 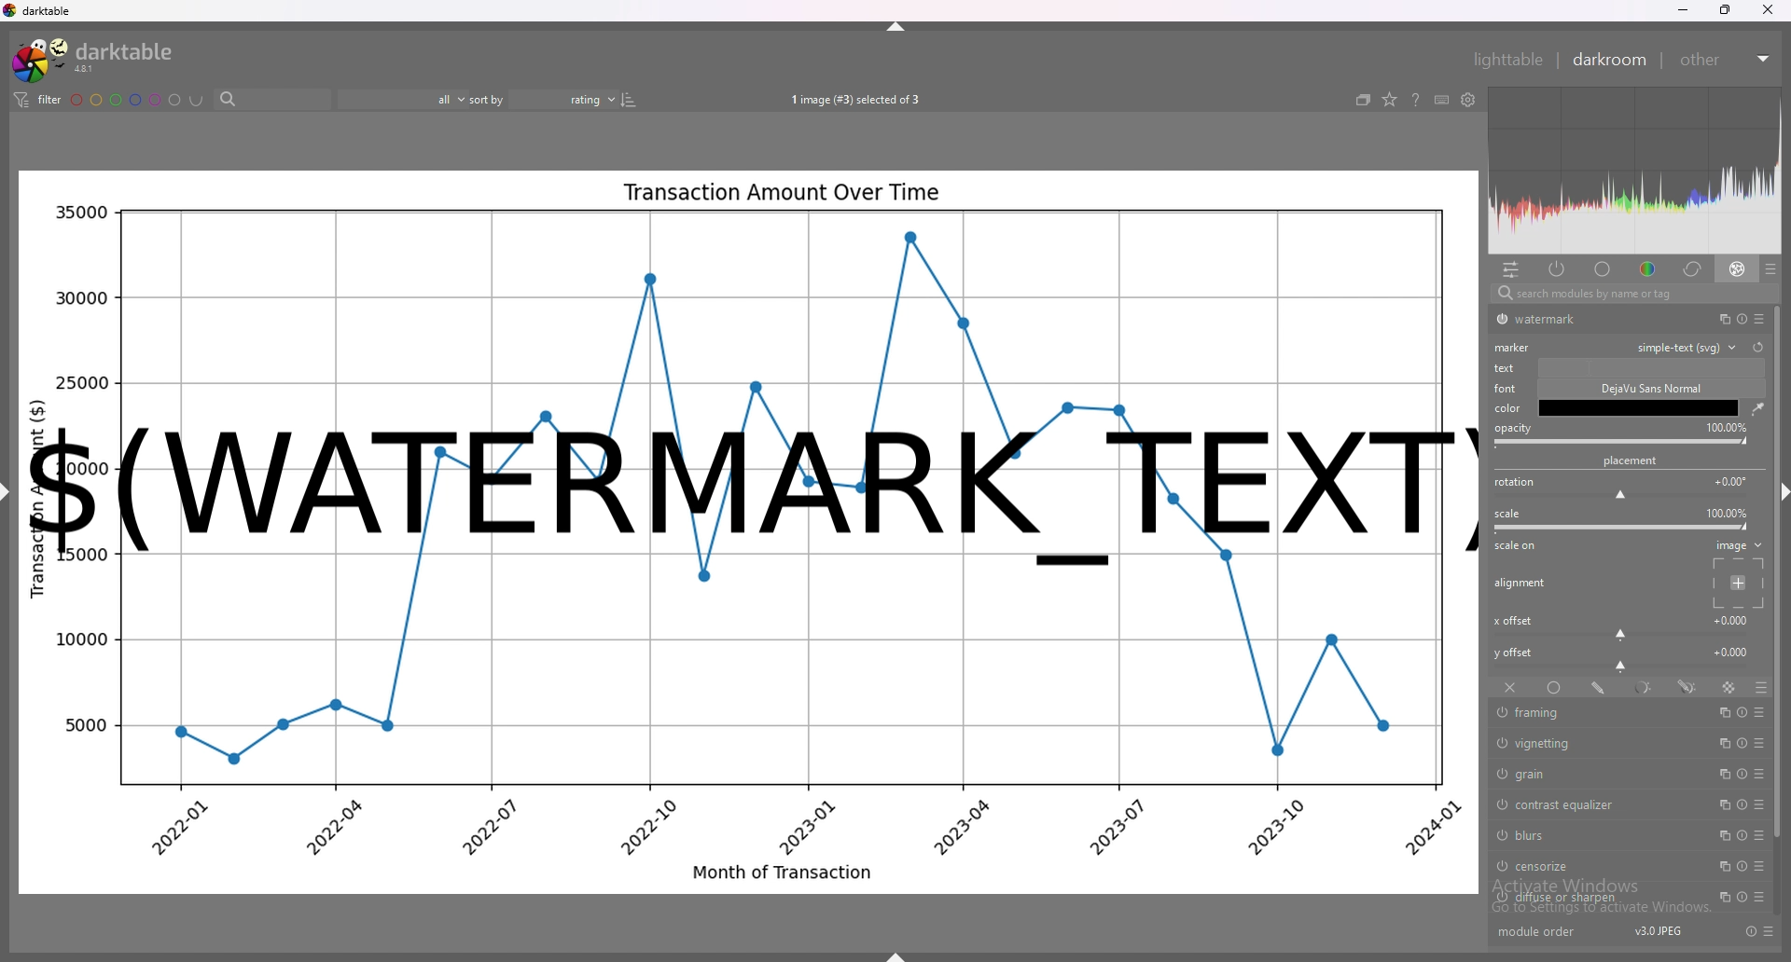 What do you see at coordinates (1759, 687) in the screenshot?
I see `blending options` at bounding box center [1759, 687].